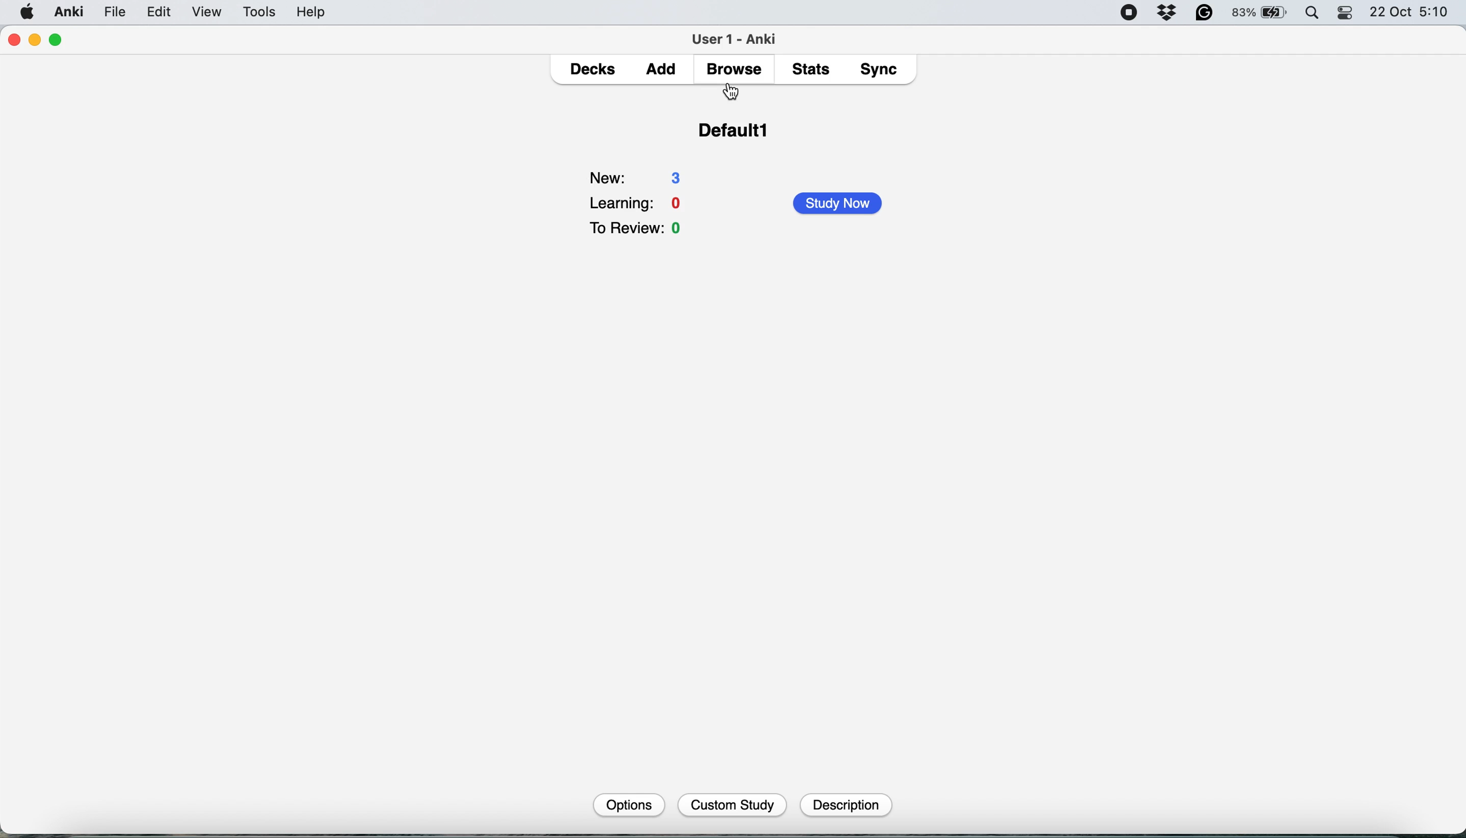 The image size is (1466, 838). What do you see at coordinates (853, 803) in the screenshot?
I see `import file` at bounding box center [853, 803].